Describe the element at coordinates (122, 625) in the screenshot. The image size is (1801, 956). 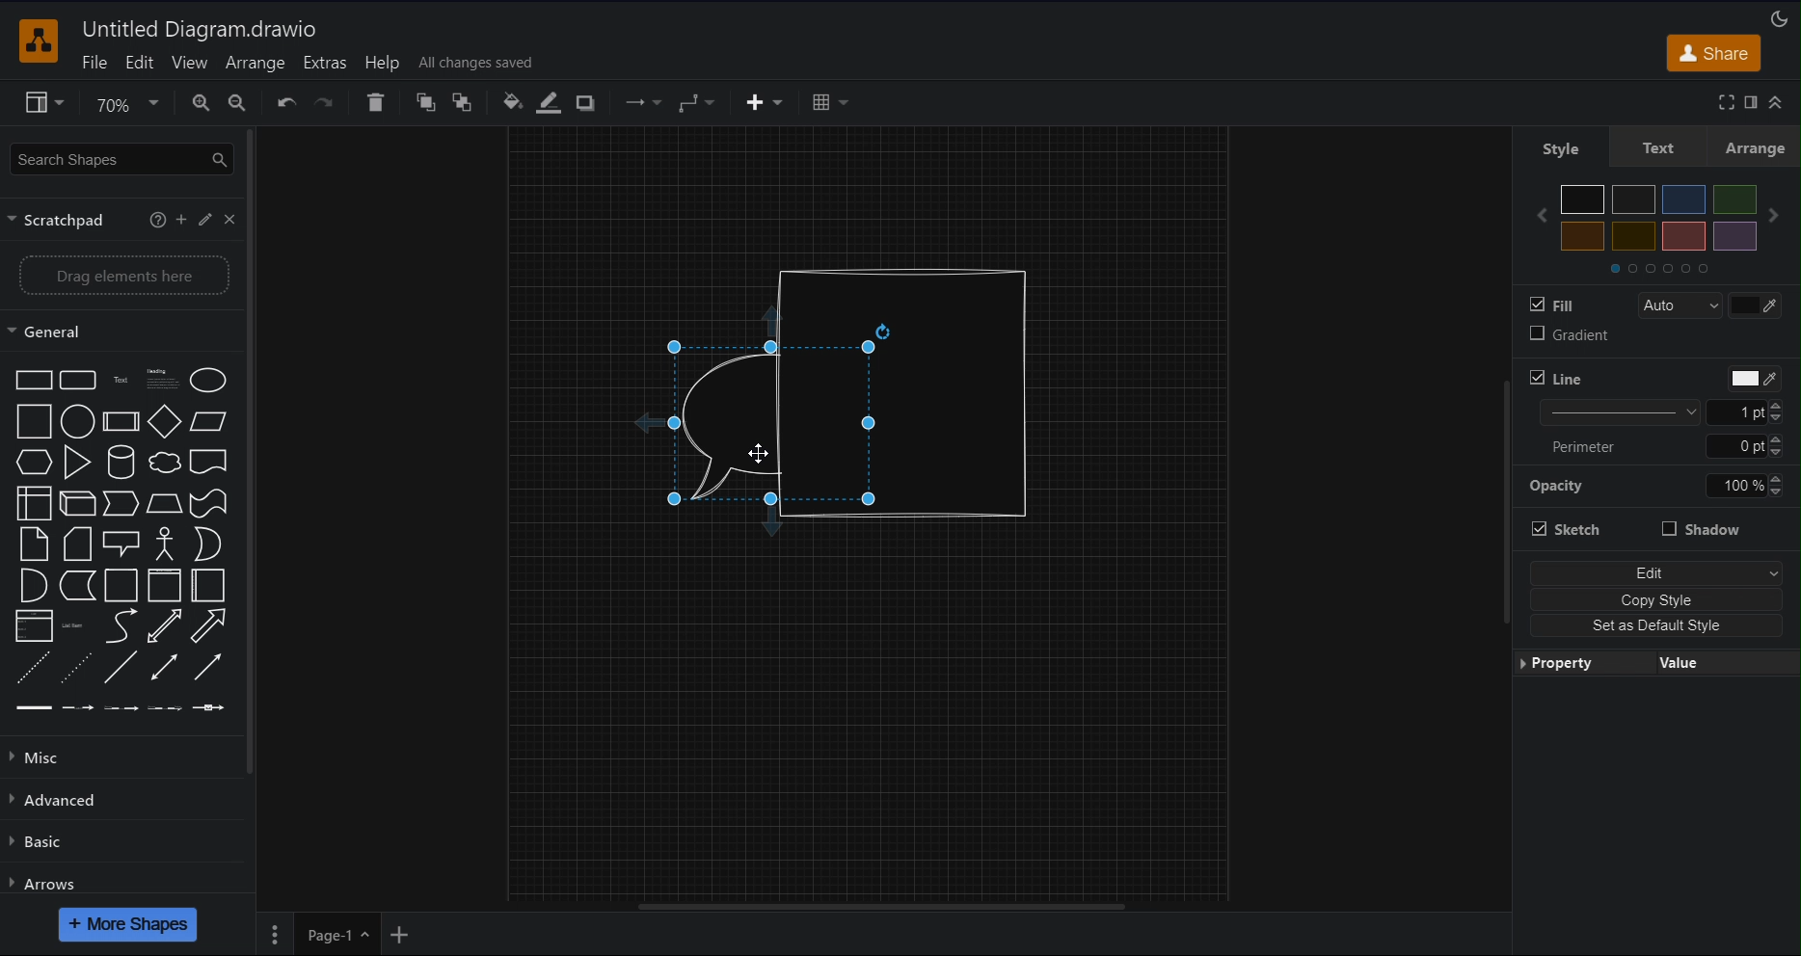
I see `Curve` at that location.